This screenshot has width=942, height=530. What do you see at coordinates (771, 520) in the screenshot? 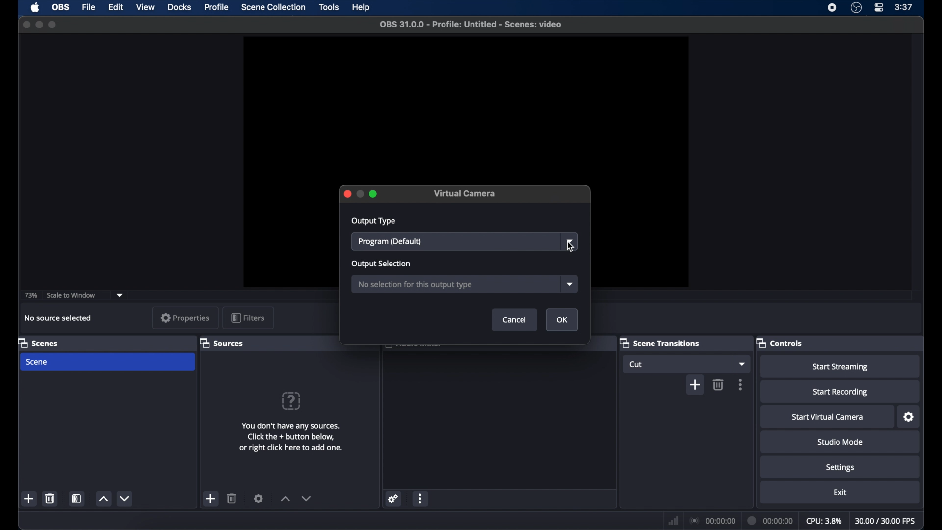
I see `duration` at bounding box center [771, 520].